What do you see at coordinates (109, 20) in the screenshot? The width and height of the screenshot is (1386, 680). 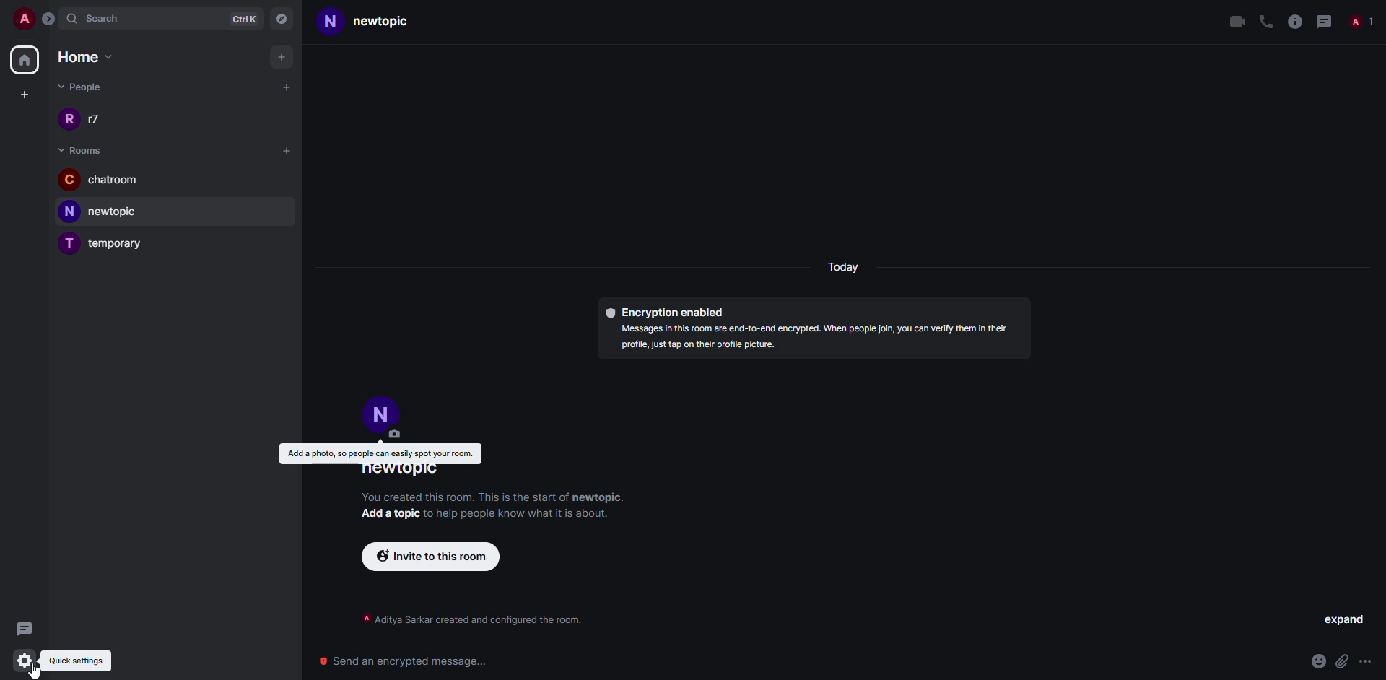 I see `search` at bounding box center [109, 20].